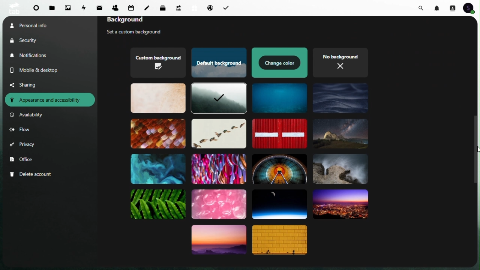 The image size is (480, 270). What do you see at coordinates (28, 115) in the screenshot?
I see `availability` at bounding box center [28, 115].